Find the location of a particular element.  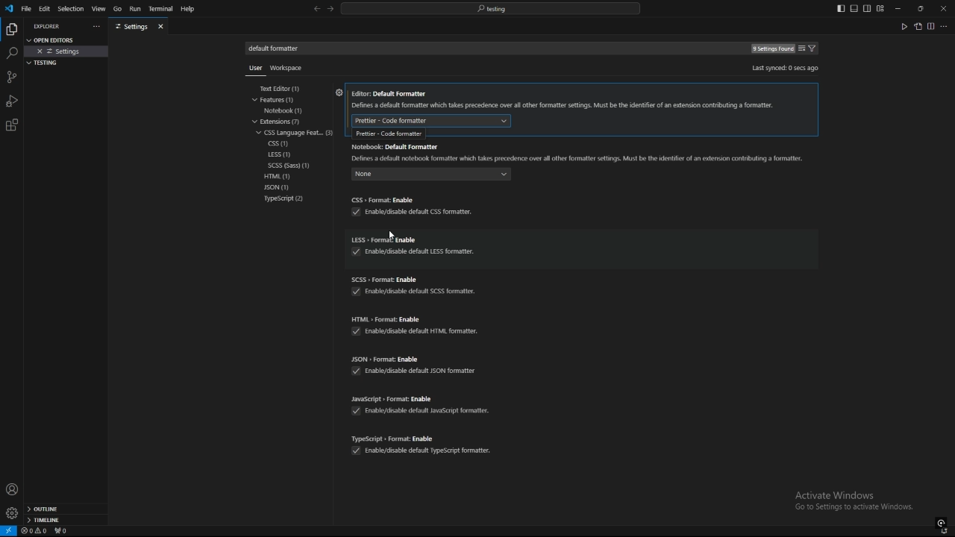

css language feature is located at coordinates (297, 132).